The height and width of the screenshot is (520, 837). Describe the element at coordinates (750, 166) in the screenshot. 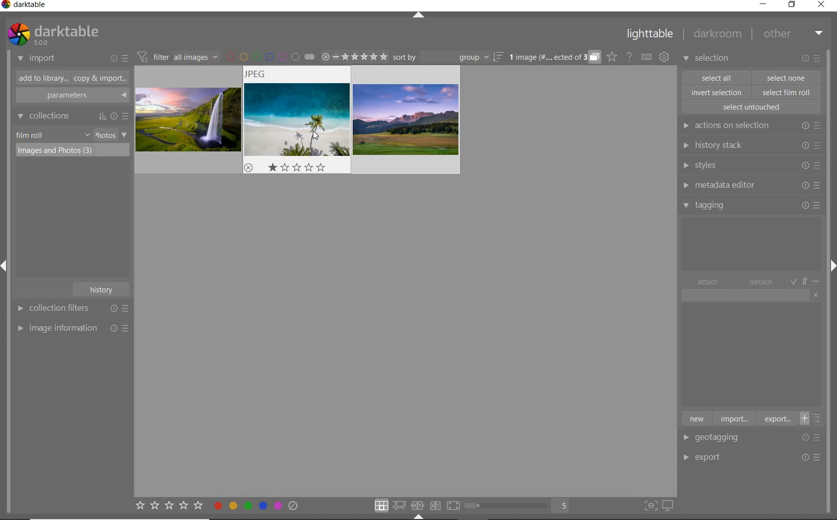

I see `styles` at that location.